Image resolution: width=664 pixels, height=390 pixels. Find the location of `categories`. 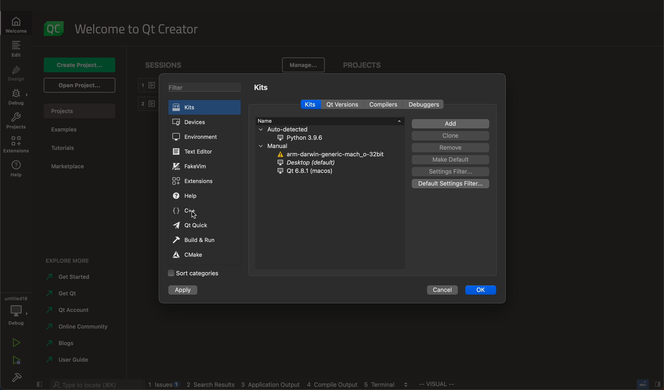

categories is located at coordinates (193, 273).